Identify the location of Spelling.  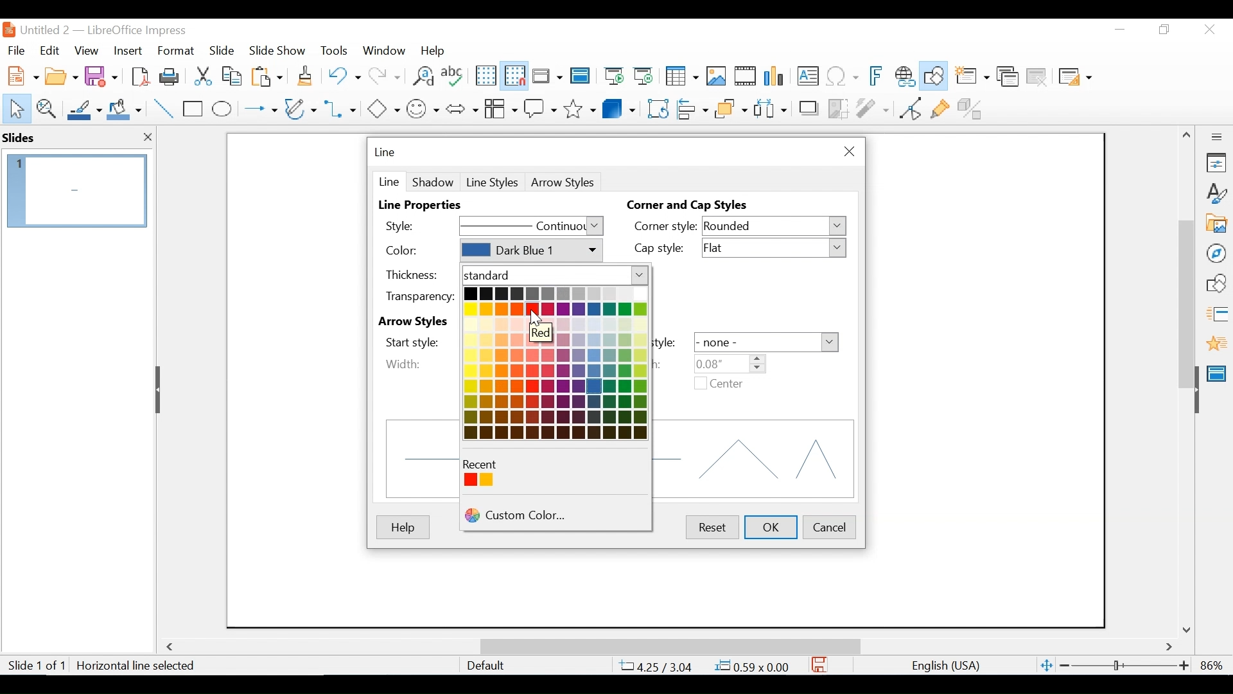
(454, 75).